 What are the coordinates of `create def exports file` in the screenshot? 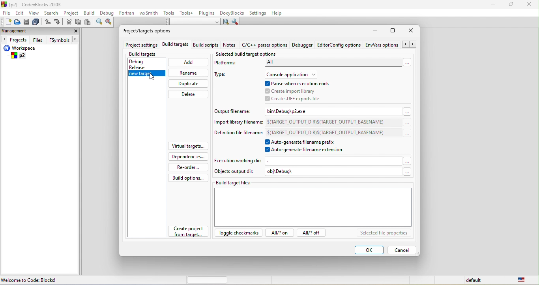 It's located at (294, 99).